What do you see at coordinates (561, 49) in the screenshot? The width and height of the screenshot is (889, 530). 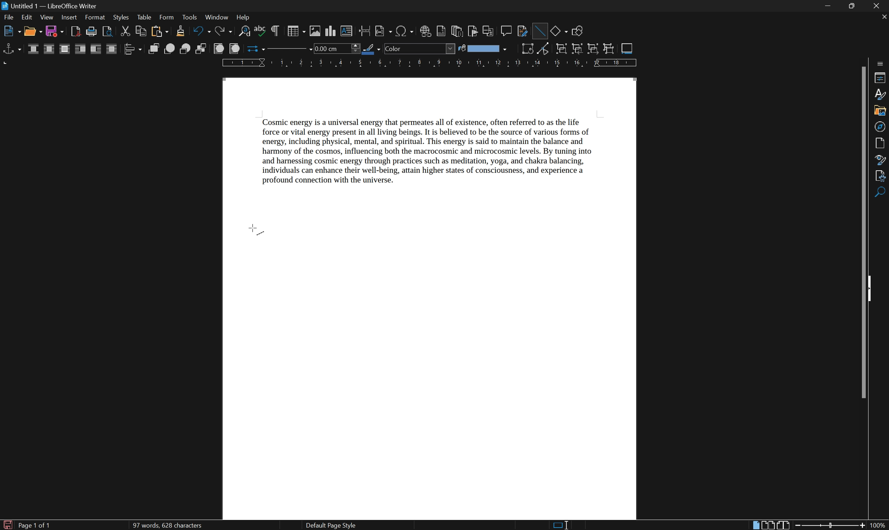 I see `group` at bounding box center [561, 49].